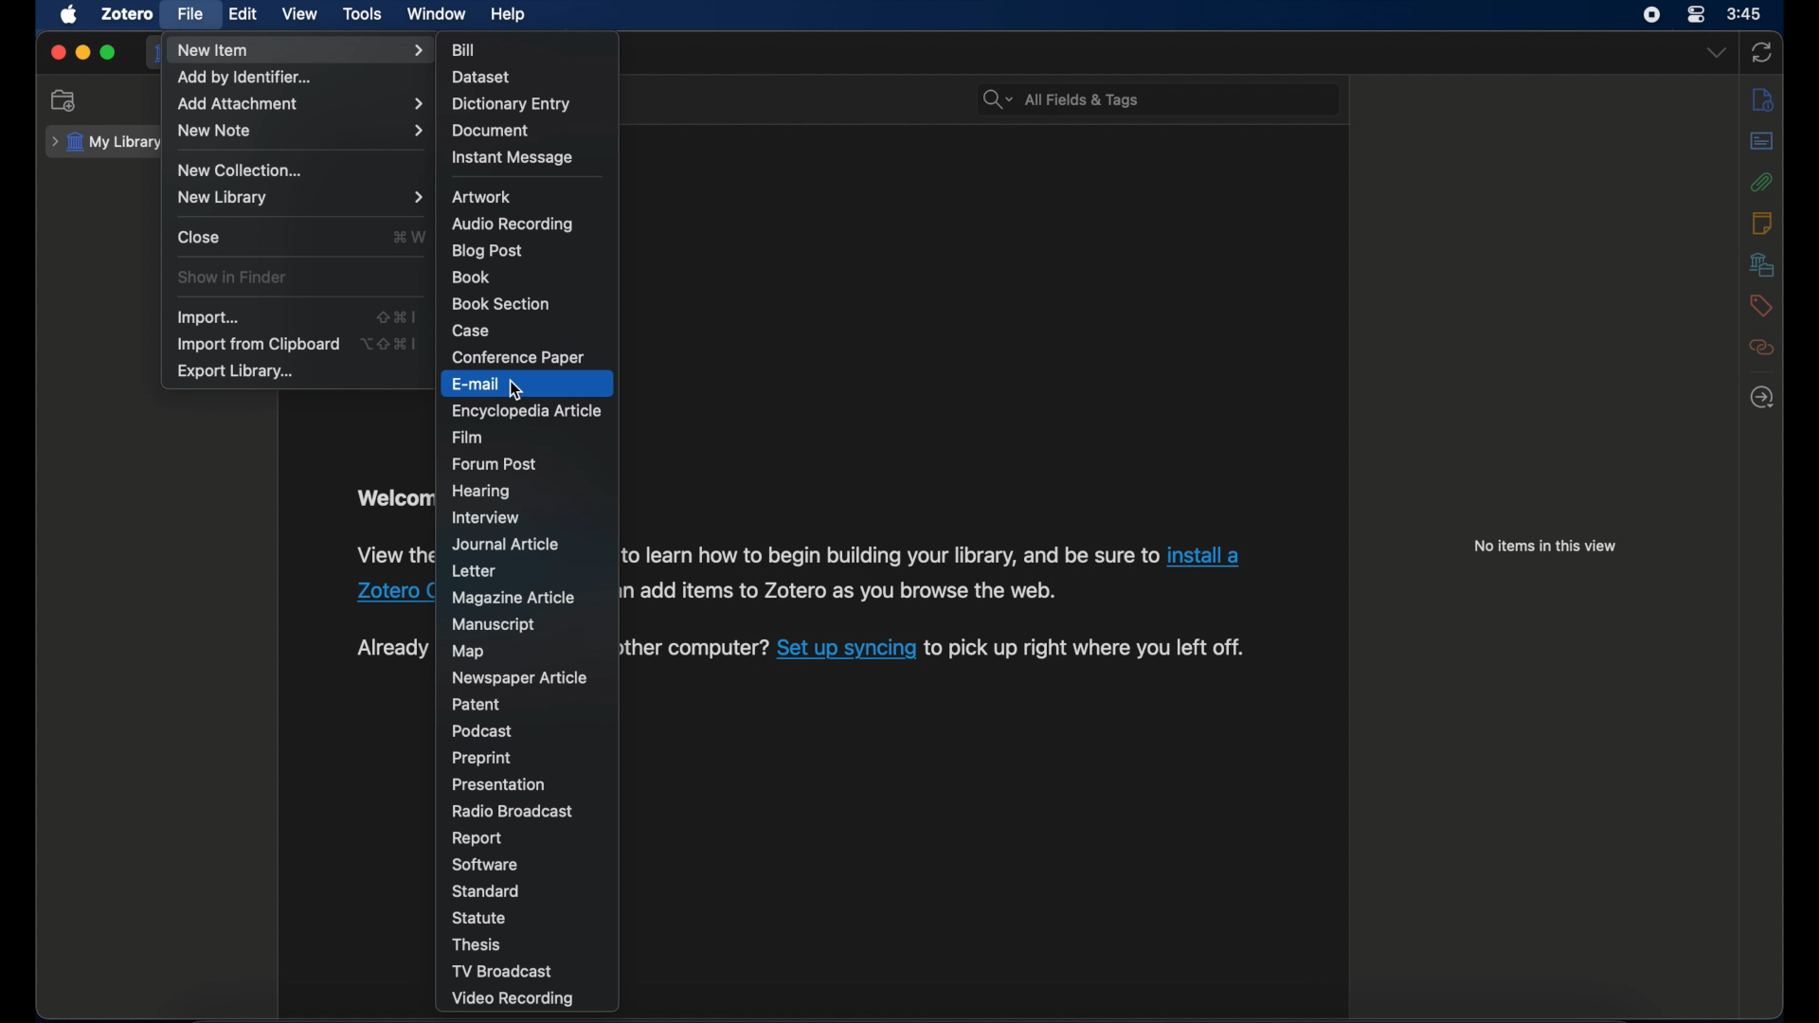 The height and width of the screenshot is (1023, 1819). Describe the element at coordinates (499, 784) in the screenshot. I see `presentation` at that location.